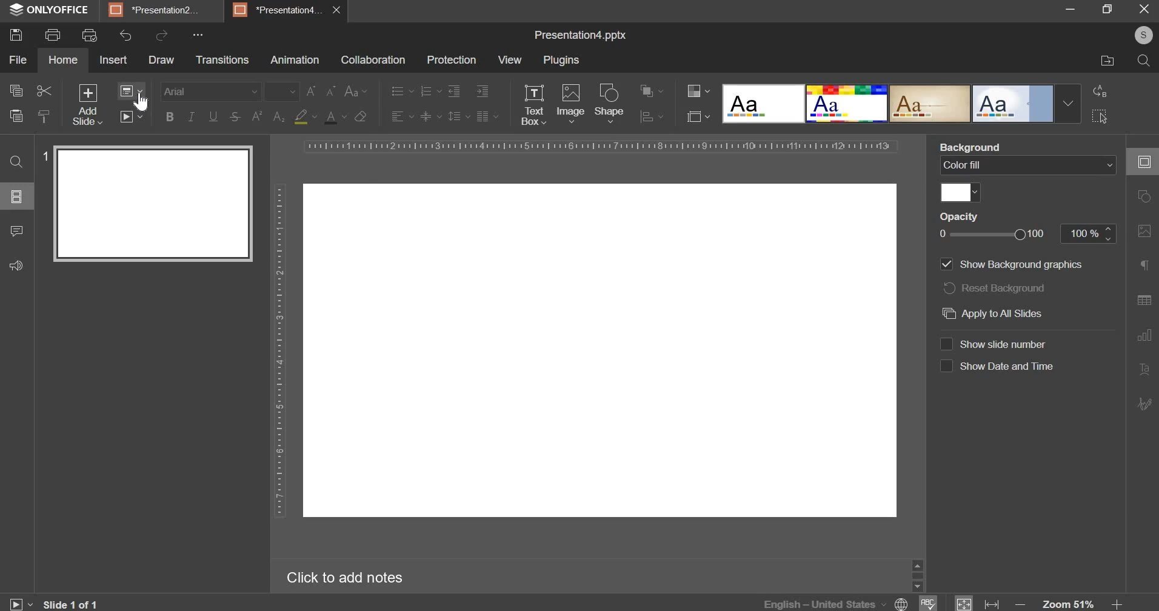 The image size is (1159, 611). I want to click on slides, so click(15, 197).